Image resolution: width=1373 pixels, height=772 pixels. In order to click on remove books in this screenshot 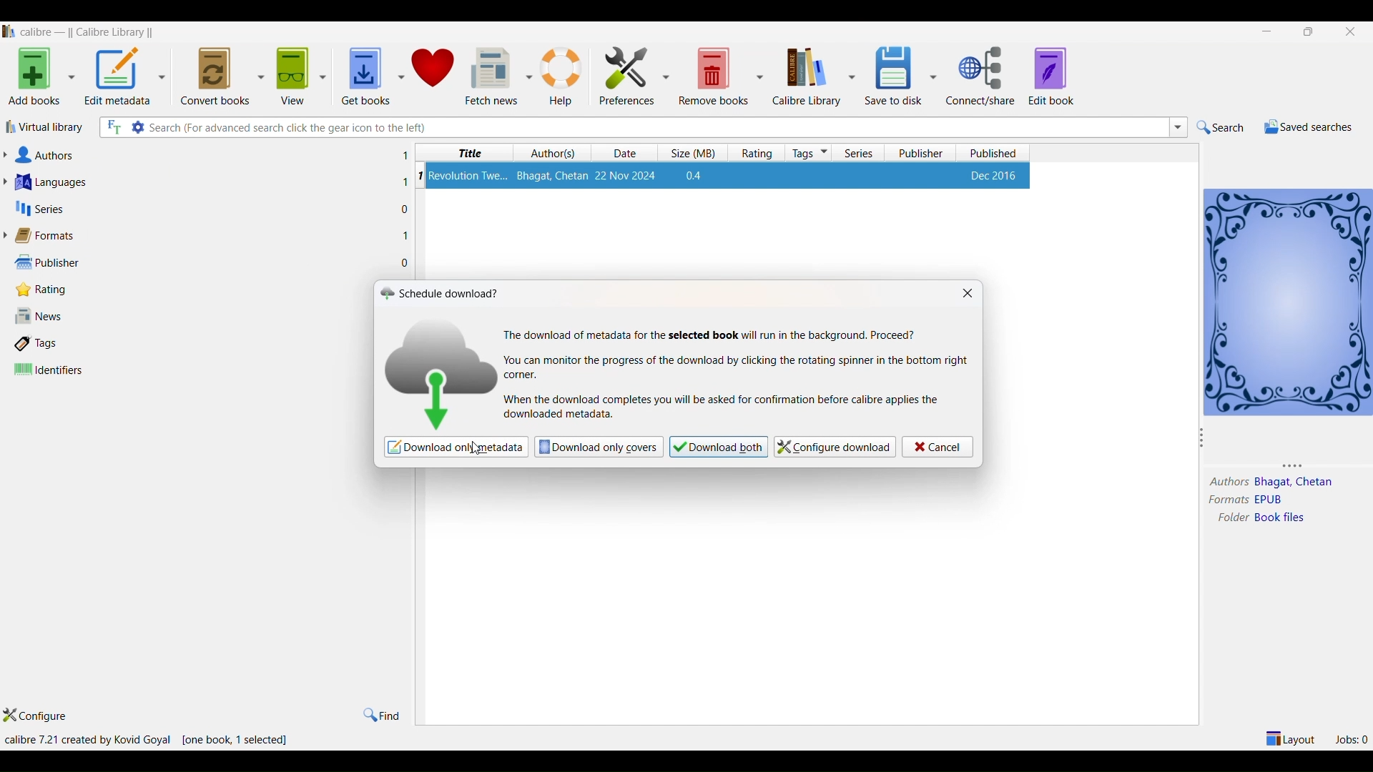, I will do `click(714, 74)`.